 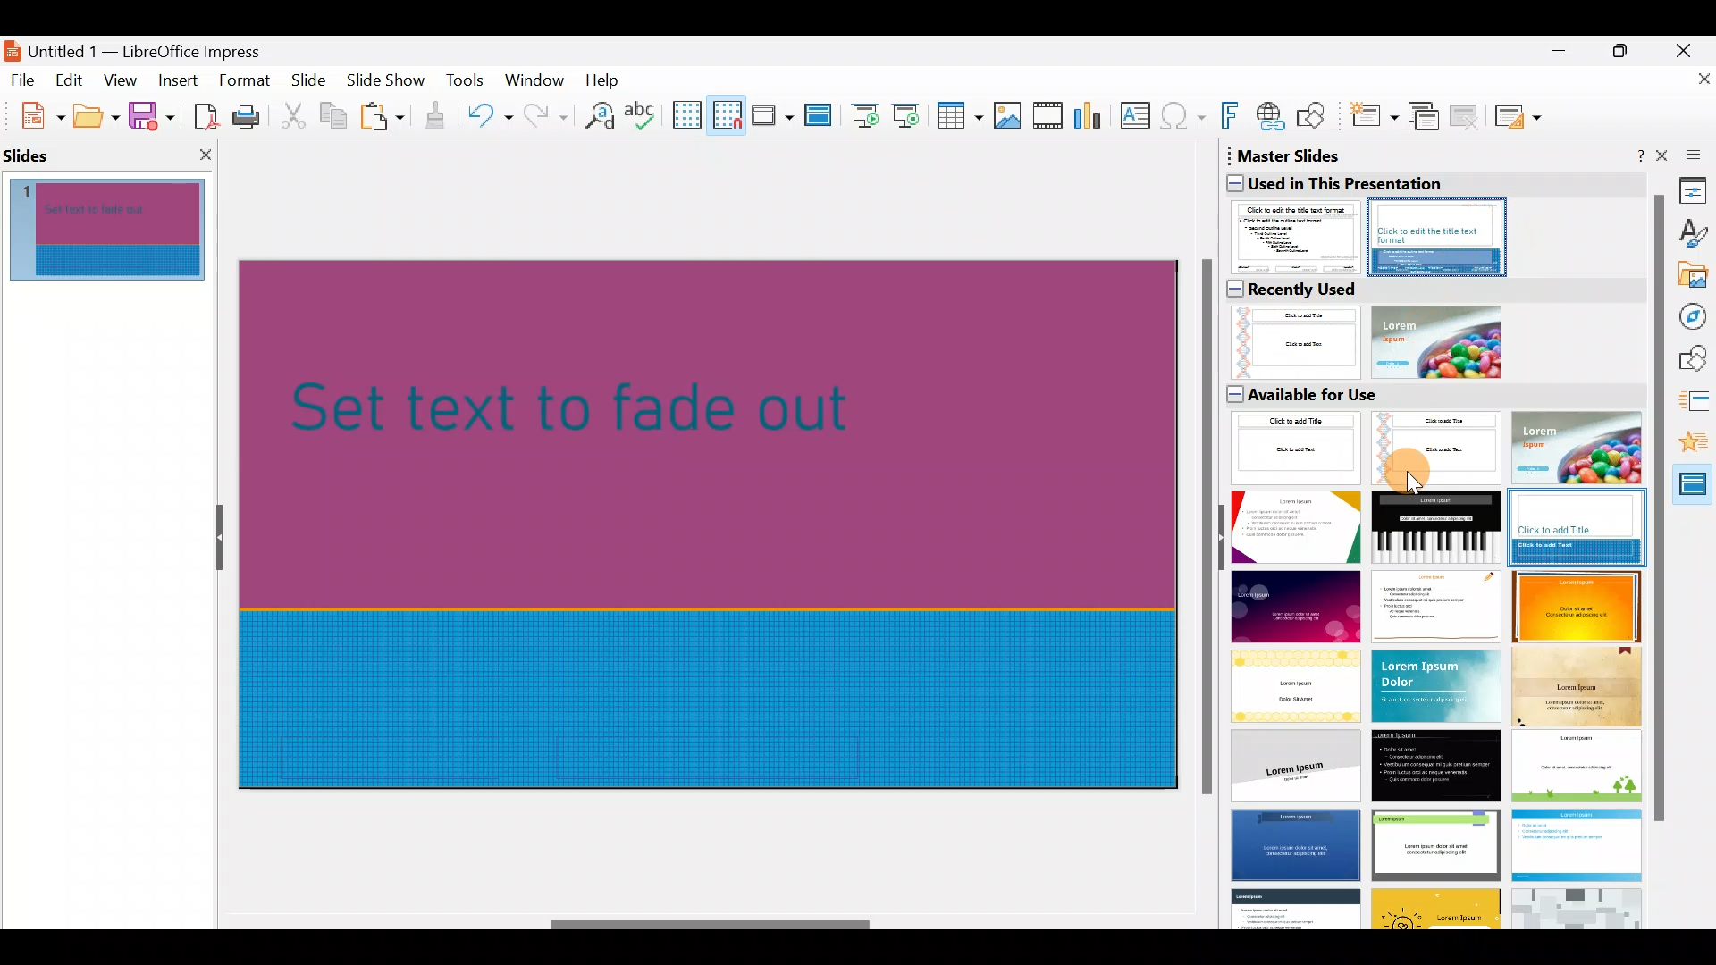 I want to click on Master slides, so click(x=1695, y=492).